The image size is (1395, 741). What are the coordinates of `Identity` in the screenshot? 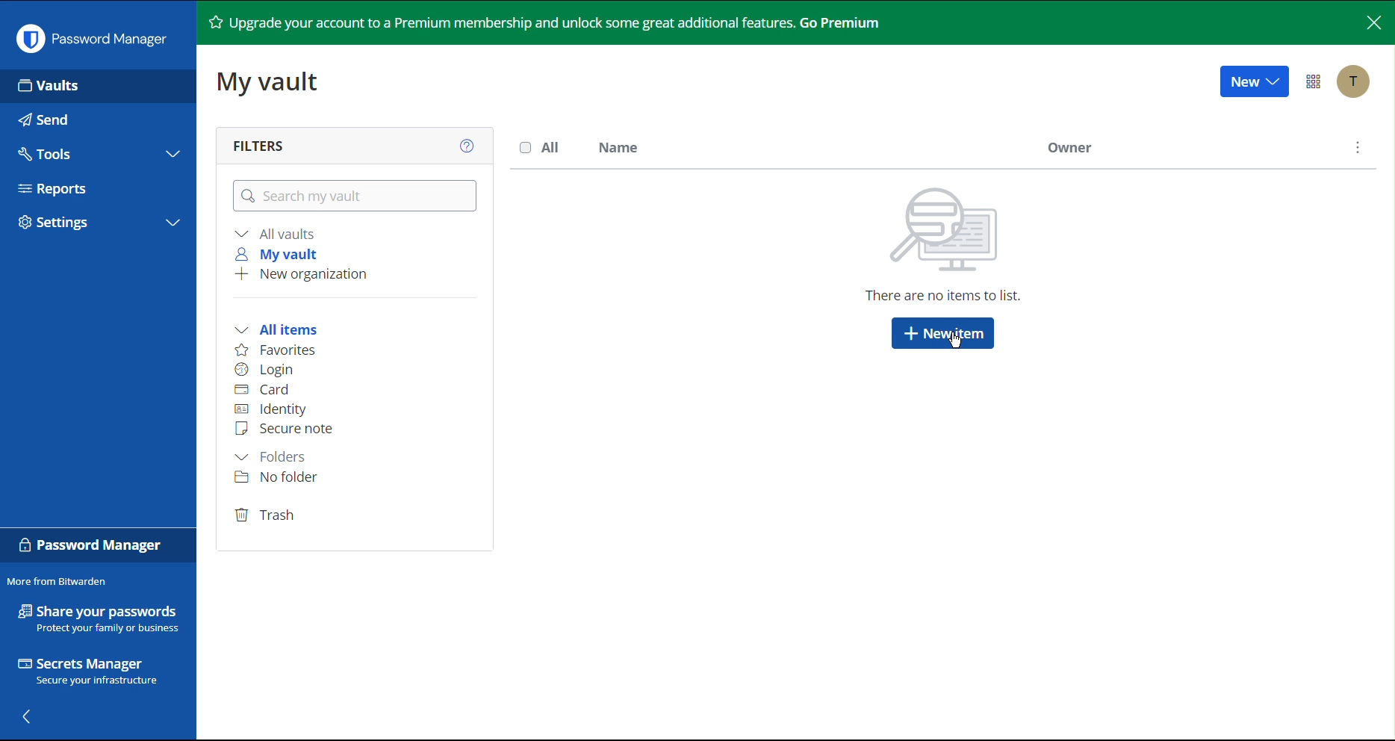 It's located at (269, 409).